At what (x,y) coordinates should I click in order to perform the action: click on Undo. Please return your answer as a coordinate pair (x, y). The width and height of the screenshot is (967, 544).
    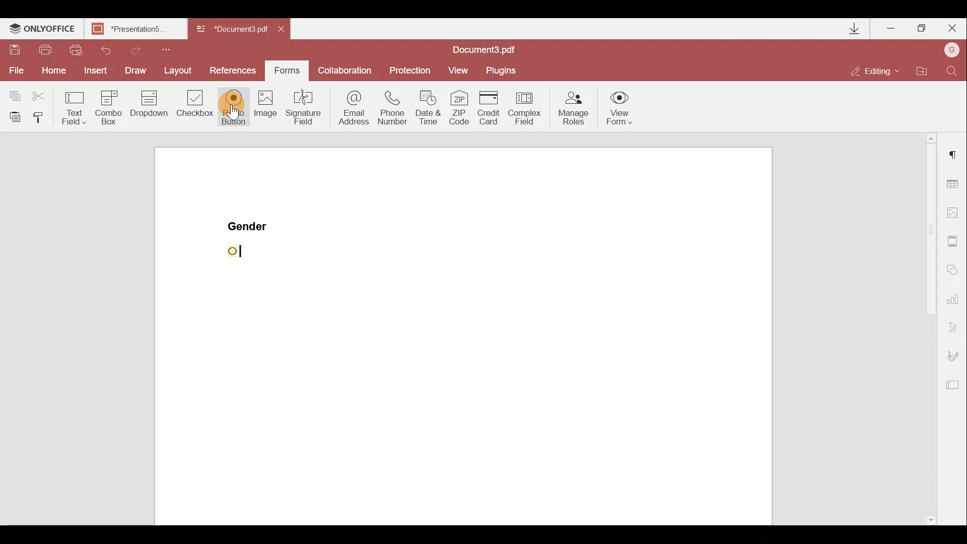
    Looking at the image, I should click on (111, 49).